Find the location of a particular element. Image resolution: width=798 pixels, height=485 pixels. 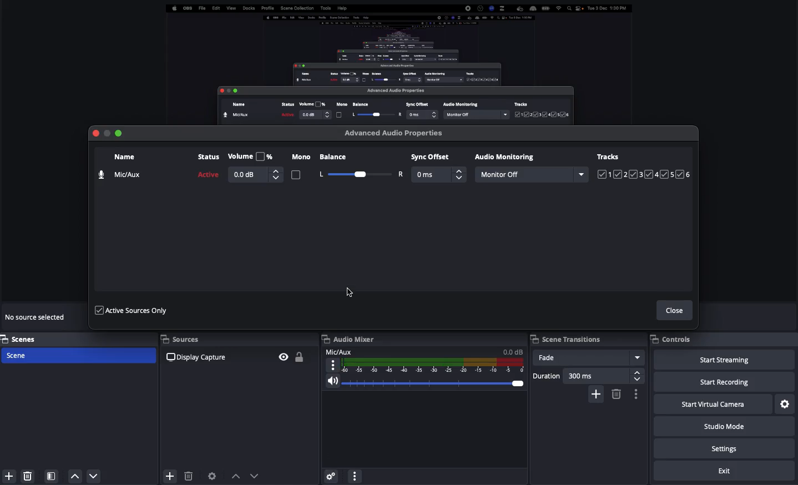

add is located at coordinates (11, 476).